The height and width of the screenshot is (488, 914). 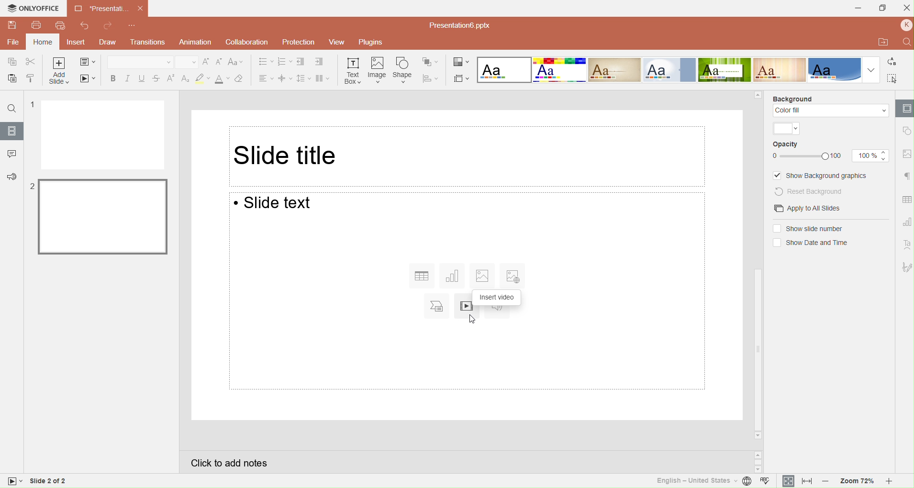 I want to click on Presentation file, so click(x=460, y=27).